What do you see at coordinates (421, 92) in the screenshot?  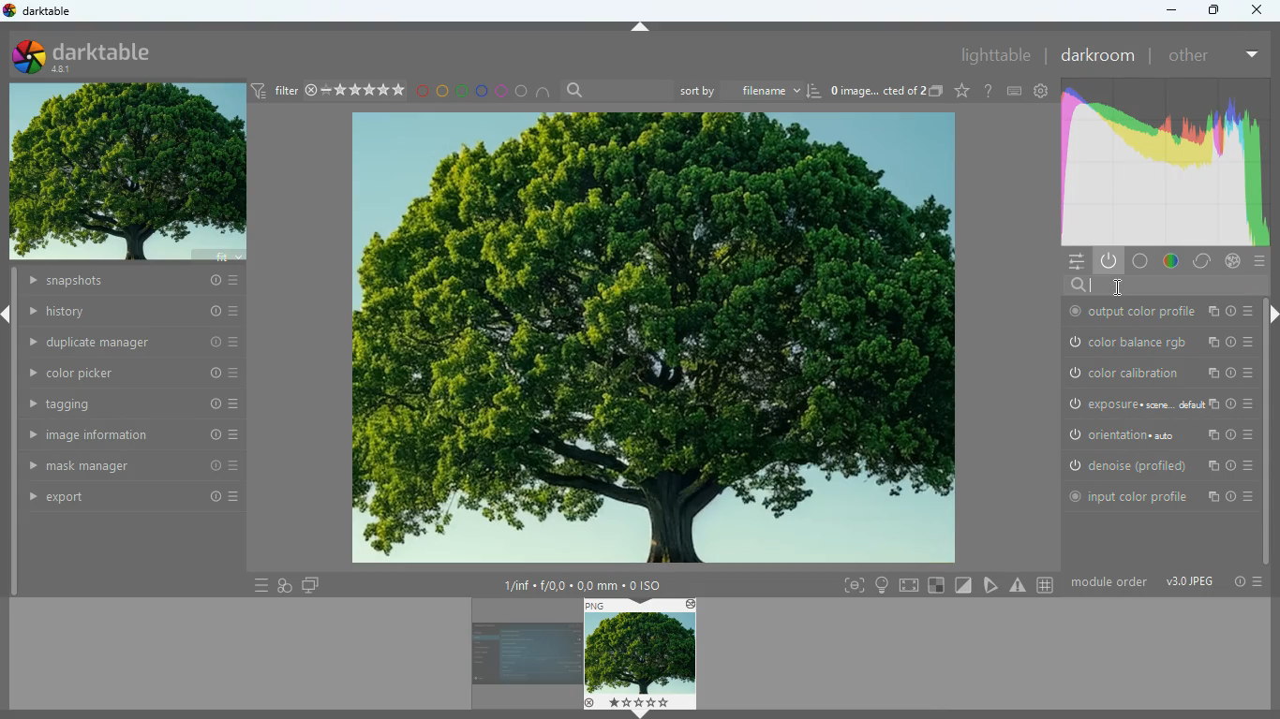 I see `red` at bounding box center [421, 92].